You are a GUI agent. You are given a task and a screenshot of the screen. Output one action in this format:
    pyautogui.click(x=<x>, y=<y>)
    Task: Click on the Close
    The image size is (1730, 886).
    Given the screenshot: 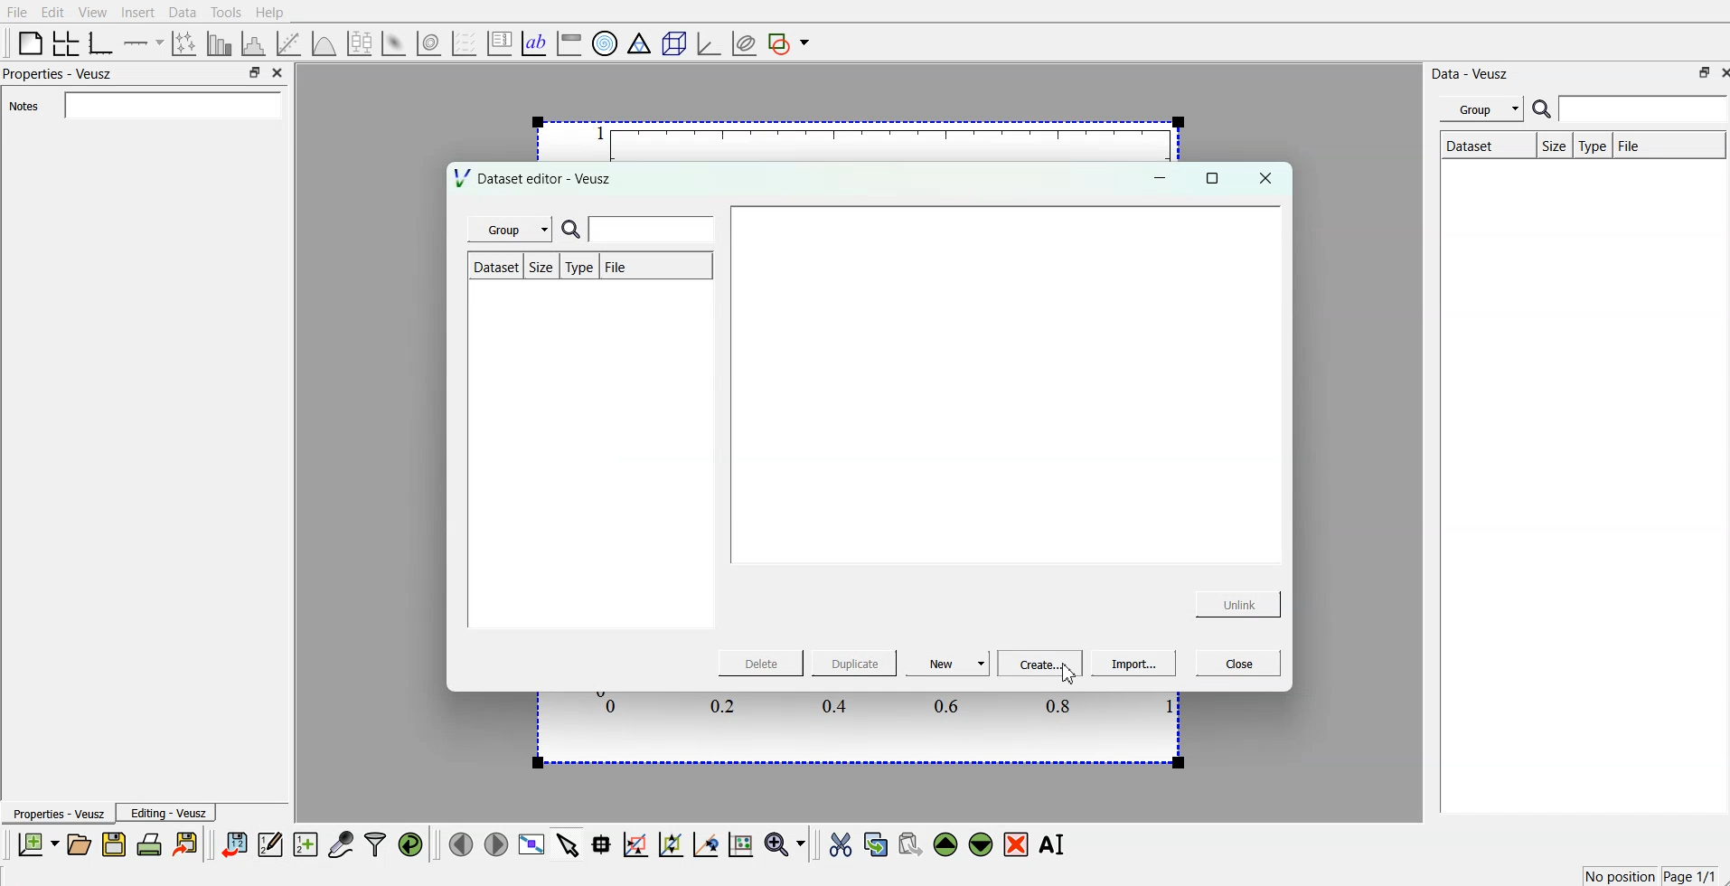 What is the action you would take?
    pyautogui.click(x=1236, y=662)
    